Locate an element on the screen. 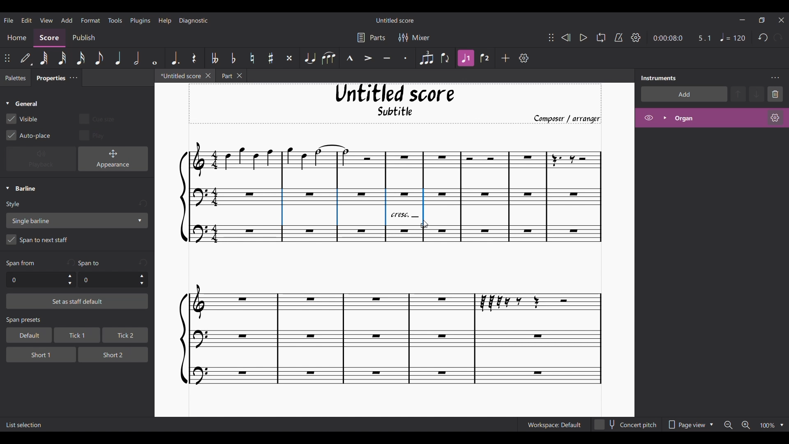 The height and width of the screenshot is (444, 789). Accent is located at coordinates (368, 58).